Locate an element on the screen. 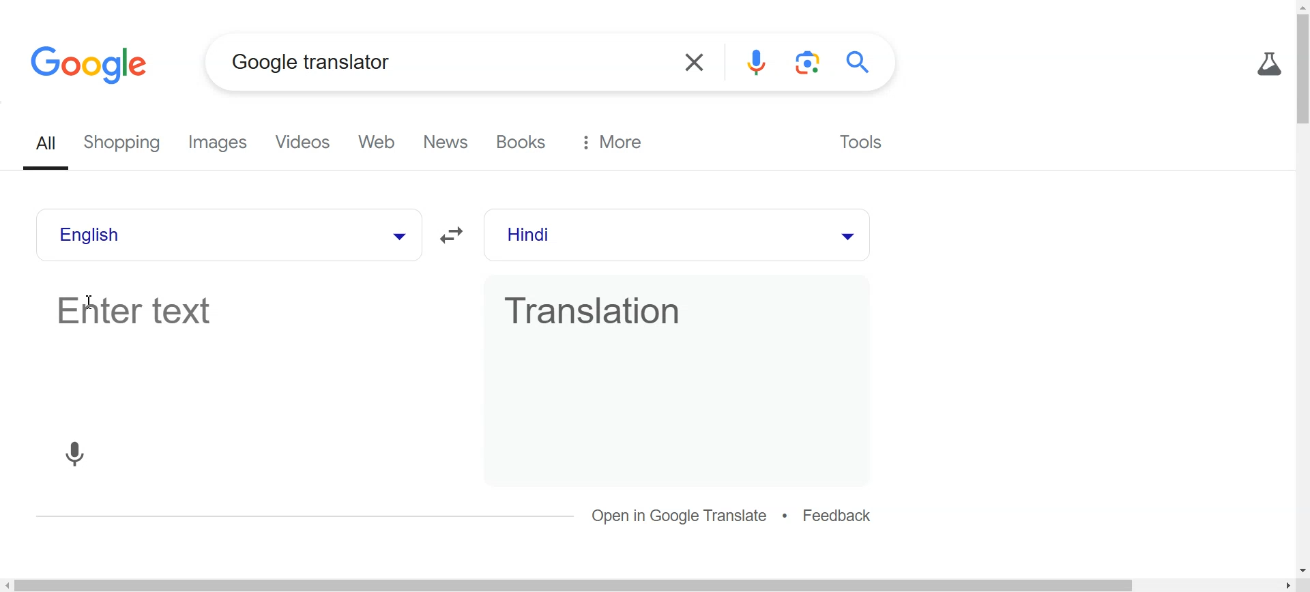  Search is located at coordinates (862, 62).